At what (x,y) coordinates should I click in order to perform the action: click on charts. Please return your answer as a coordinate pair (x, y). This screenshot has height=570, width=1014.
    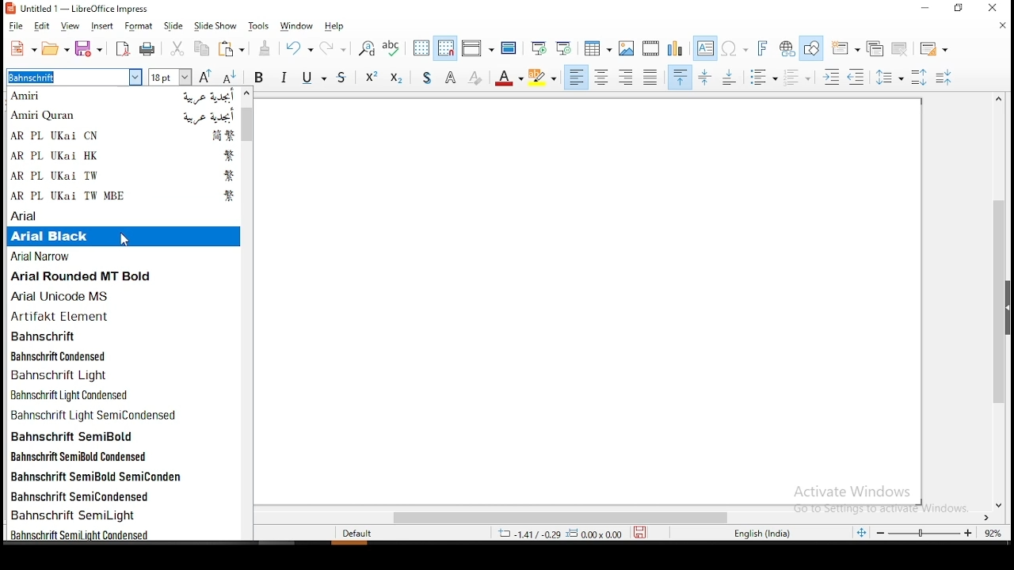
    Looking at the image, I should click on (675, 48).